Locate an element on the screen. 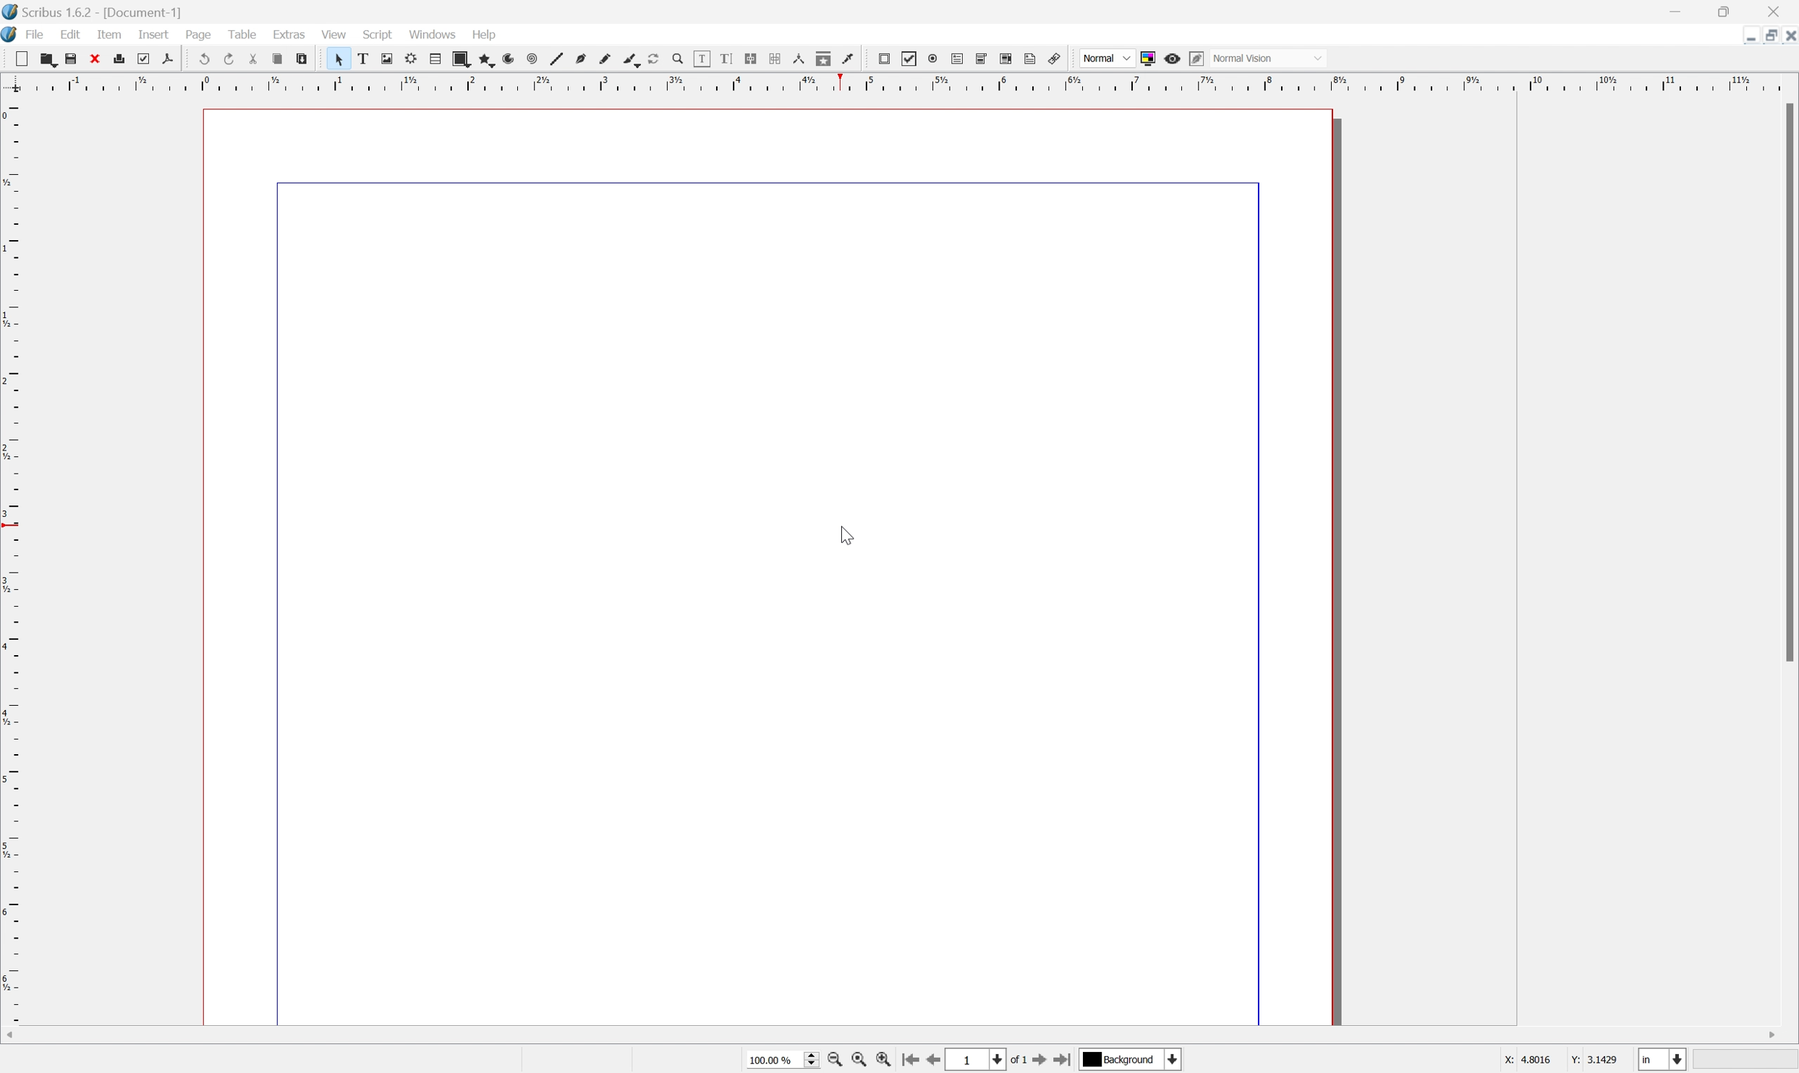  zoom in or zoom out is located at coordinates (677, 58).